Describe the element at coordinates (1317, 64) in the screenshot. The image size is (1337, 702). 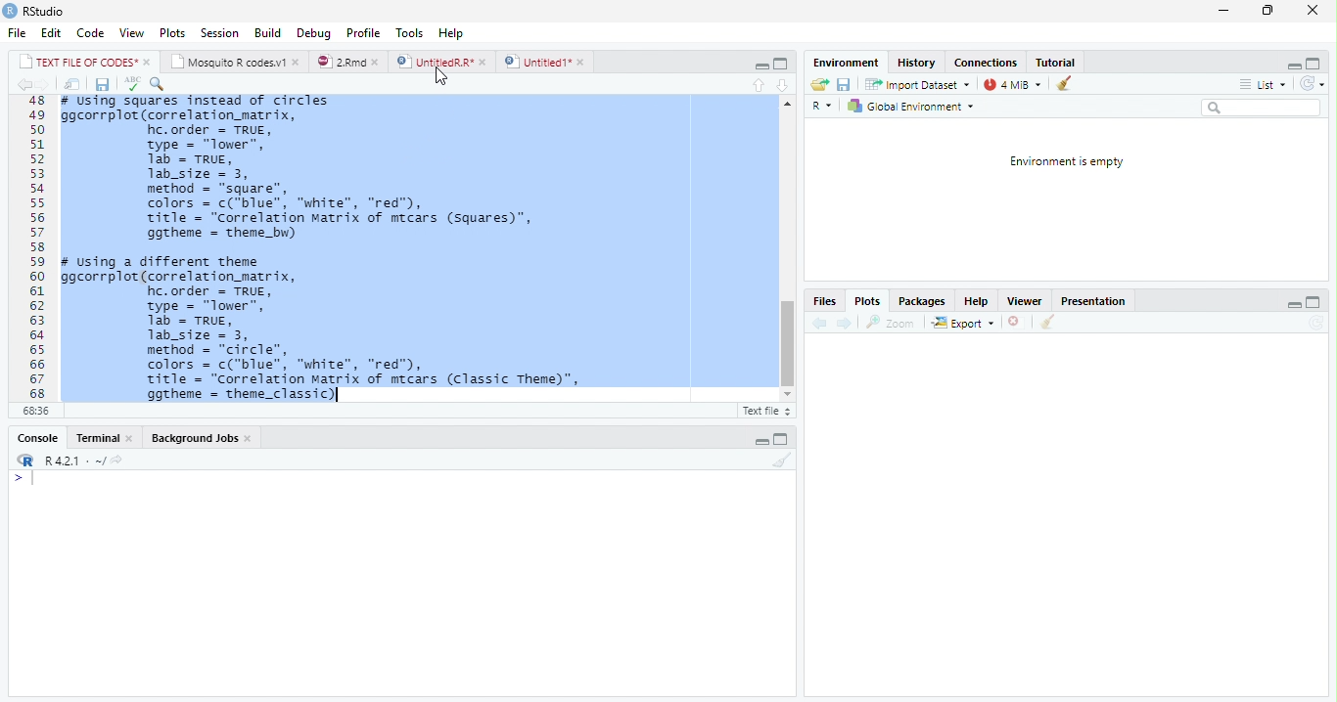
I see `hide console` at that location.